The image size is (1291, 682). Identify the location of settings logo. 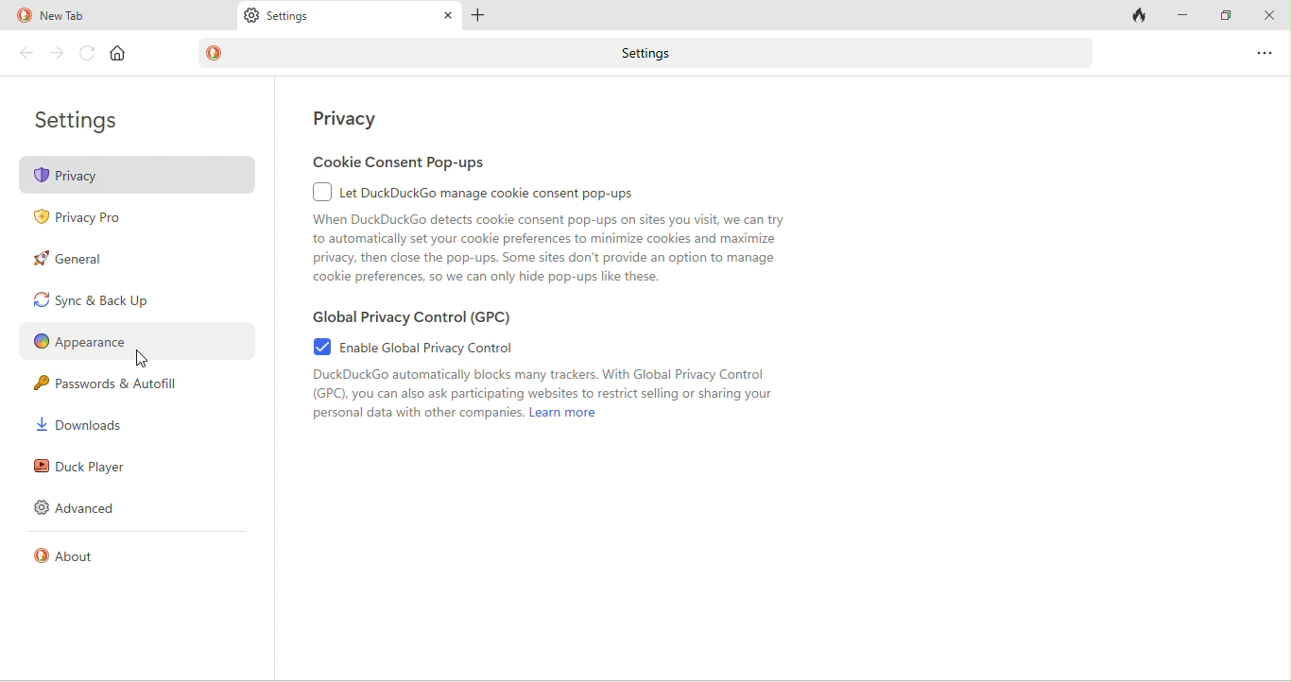
(251, 18).